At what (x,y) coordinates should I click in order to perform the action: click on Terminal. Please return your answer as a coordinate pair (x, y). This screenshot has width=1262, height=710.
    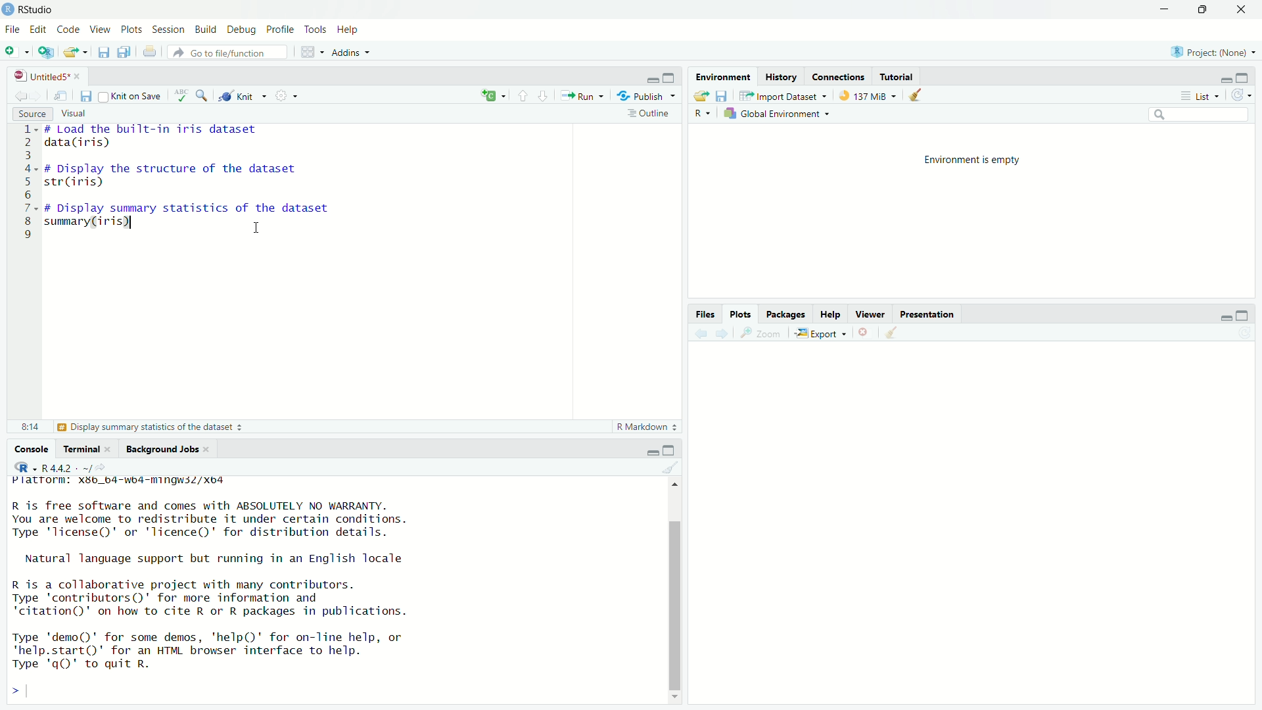
    Looking at the image, I should click on (89, 449).